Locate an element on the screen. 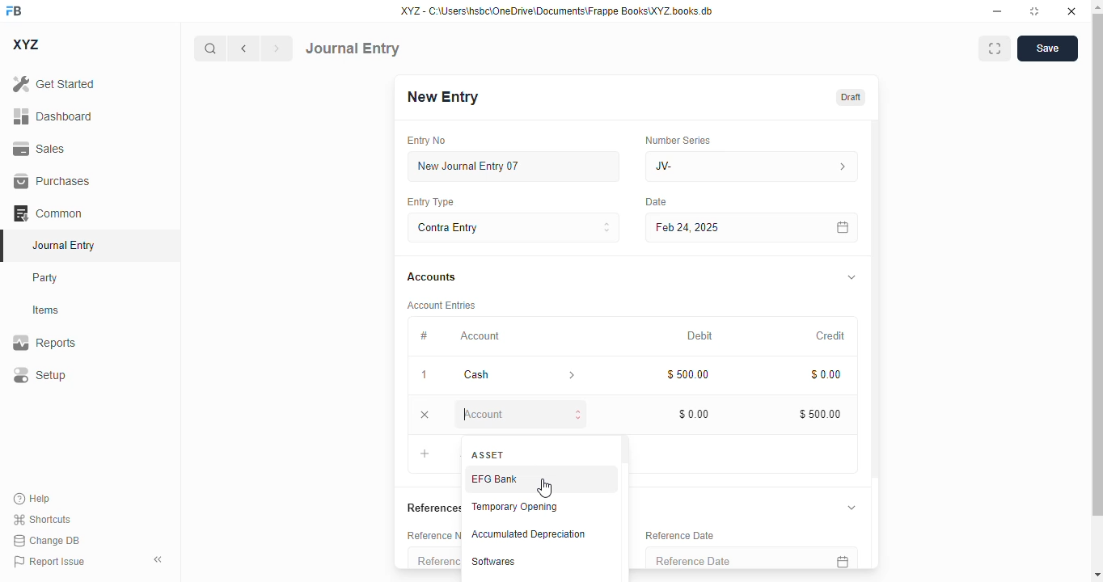  scroll bar is located at coordinates (1096, 289).